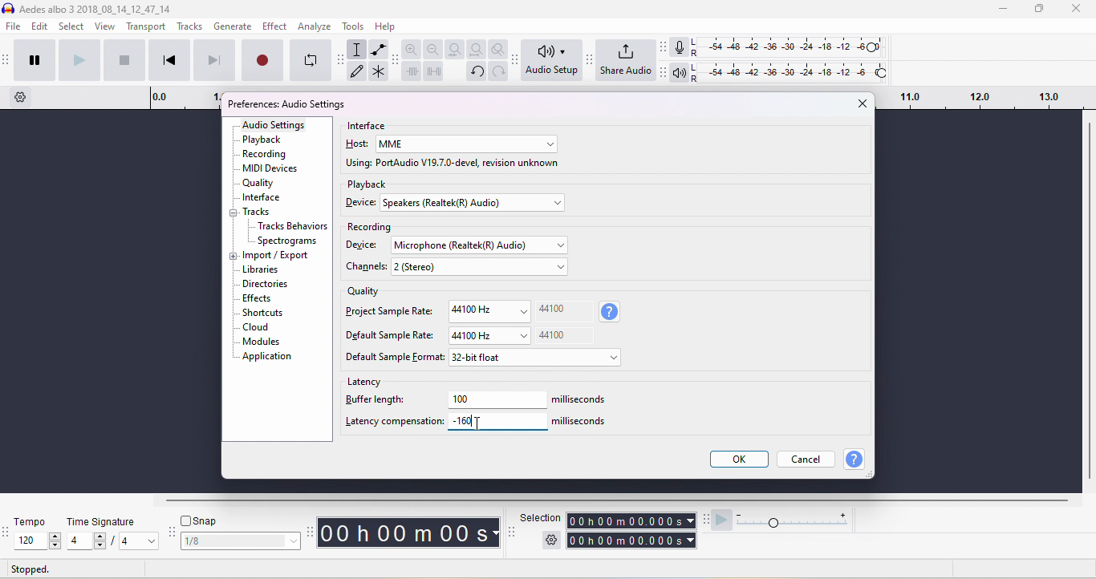 The width and height of the screenshot is (1096, 579). What do you see at coordinates (367, 381) in the screenshot?
I see `latency` at bounding box center [367, 381].